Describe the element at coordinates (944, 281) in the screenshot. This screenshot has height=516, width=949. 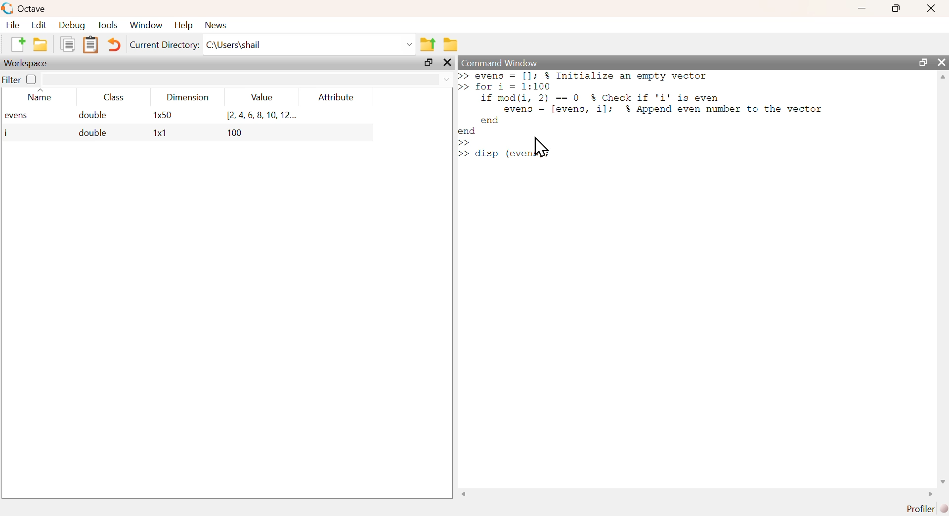
I see `scrollbar` at that location.